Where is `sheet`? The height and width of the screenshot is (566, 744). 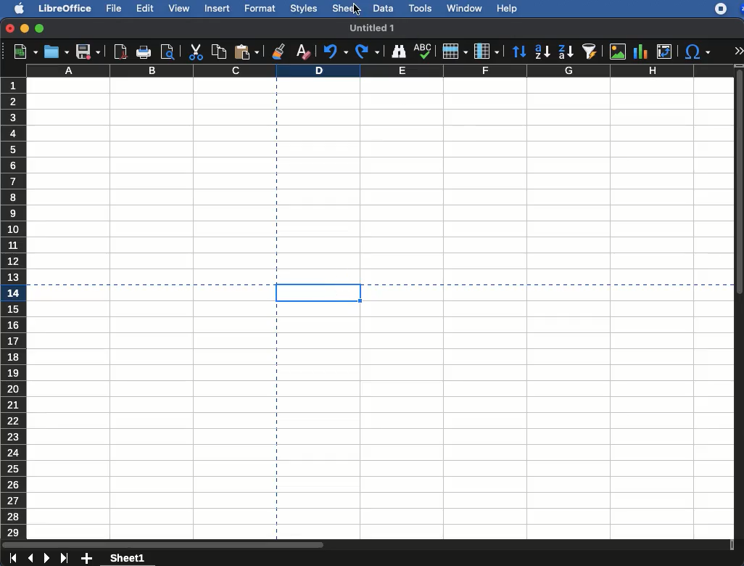
sheet is located at coordinates (346, 9).